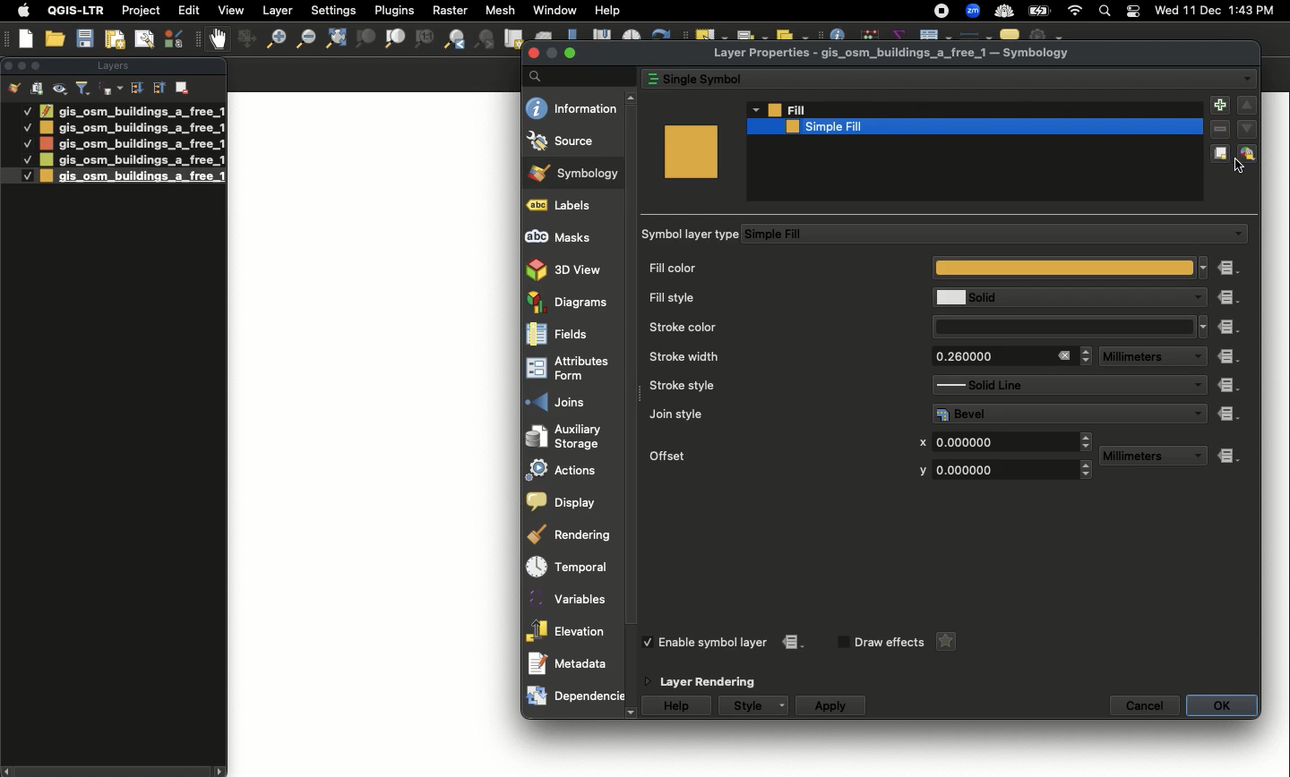 The image size is (1290, 777). Describe the element at coordinates (115, 39) in the screenshot. I see `New printout layer ` at that location.